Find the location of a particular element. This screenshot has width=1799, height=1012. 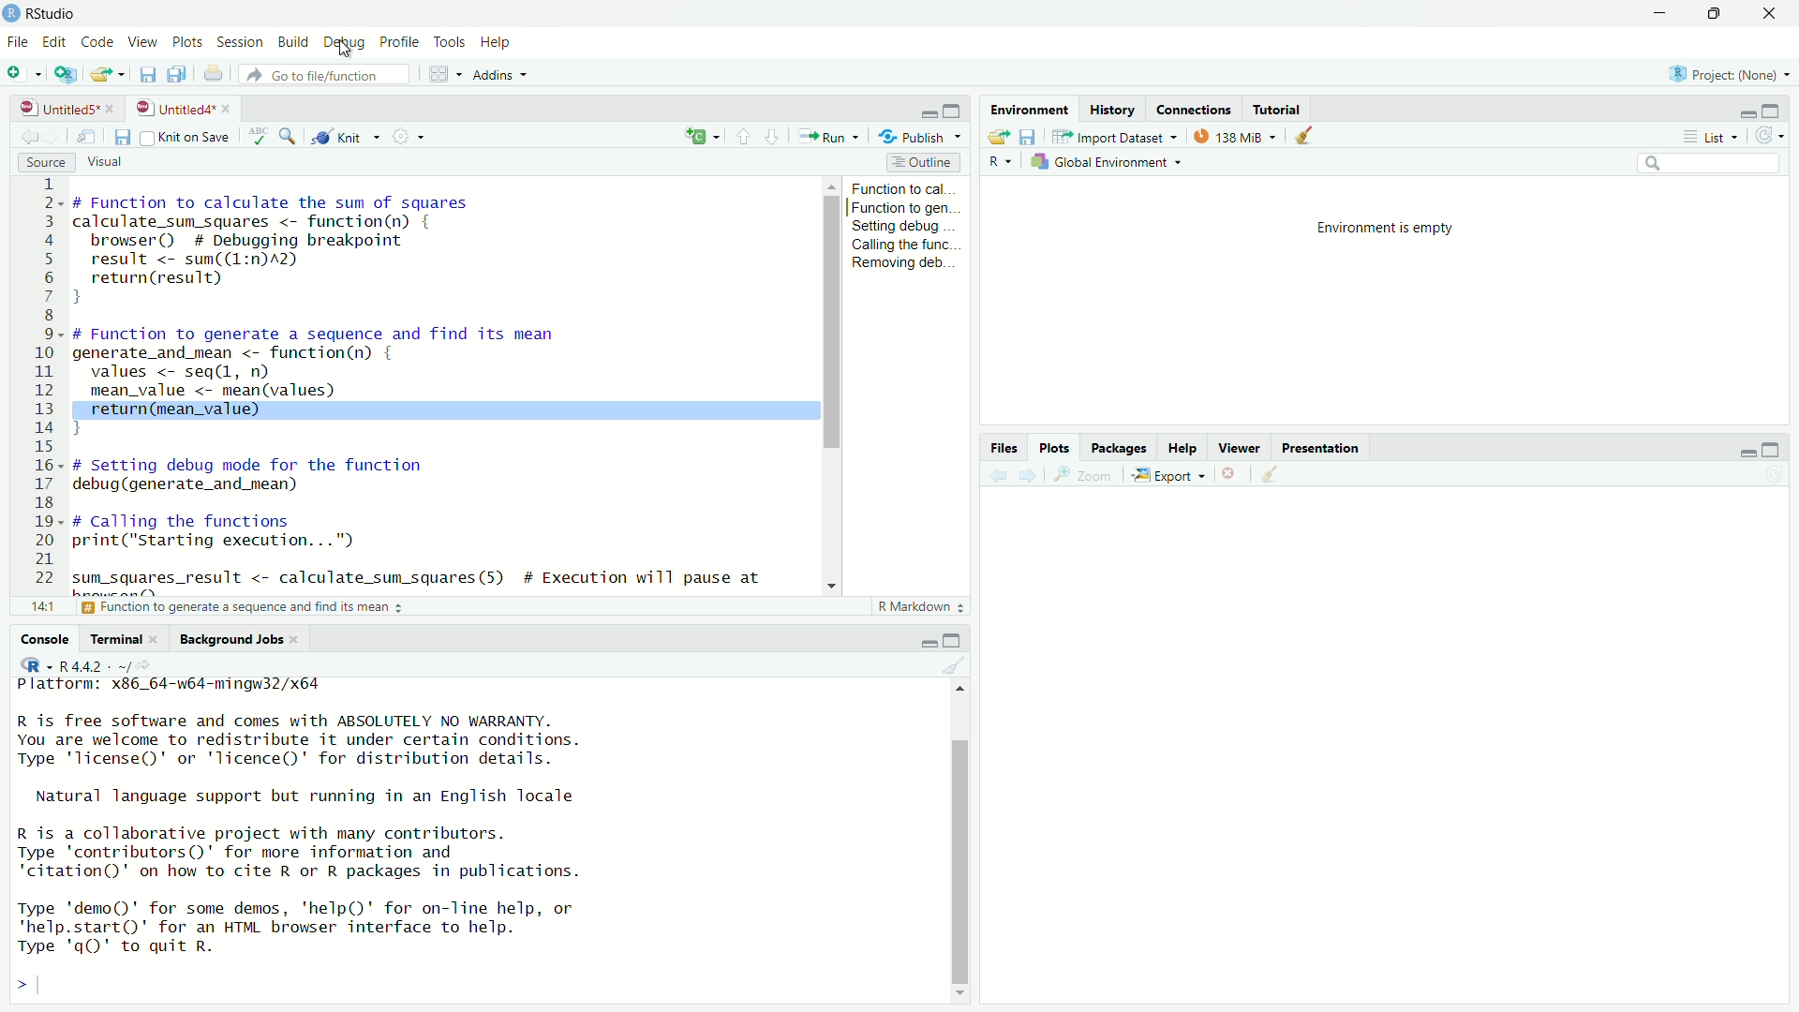

save current document is located at coordinates (145, 74).